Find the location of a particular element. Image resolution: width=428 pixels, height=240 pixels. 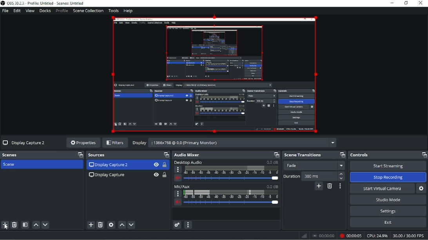

Remove selected source(s) is located at coordinates (100, 225).